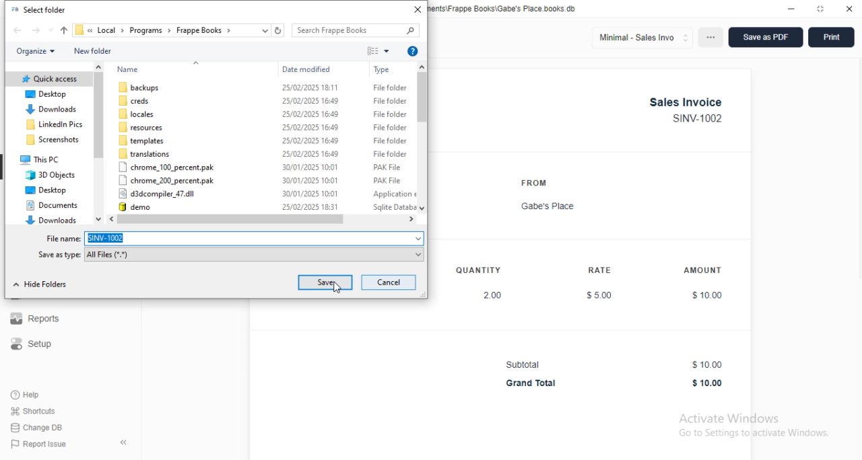 Image resolution: width=862 pixels, height=460 pixels. What do you see at coordinates (642, 38) in the screenshot?
I see `minimal - sales invo` at bounding box center [642, 38].